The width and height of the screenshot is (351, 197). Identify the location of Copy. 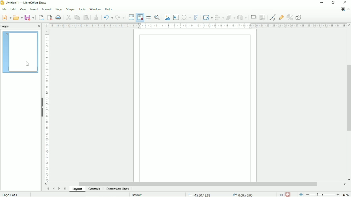
(77, 17).